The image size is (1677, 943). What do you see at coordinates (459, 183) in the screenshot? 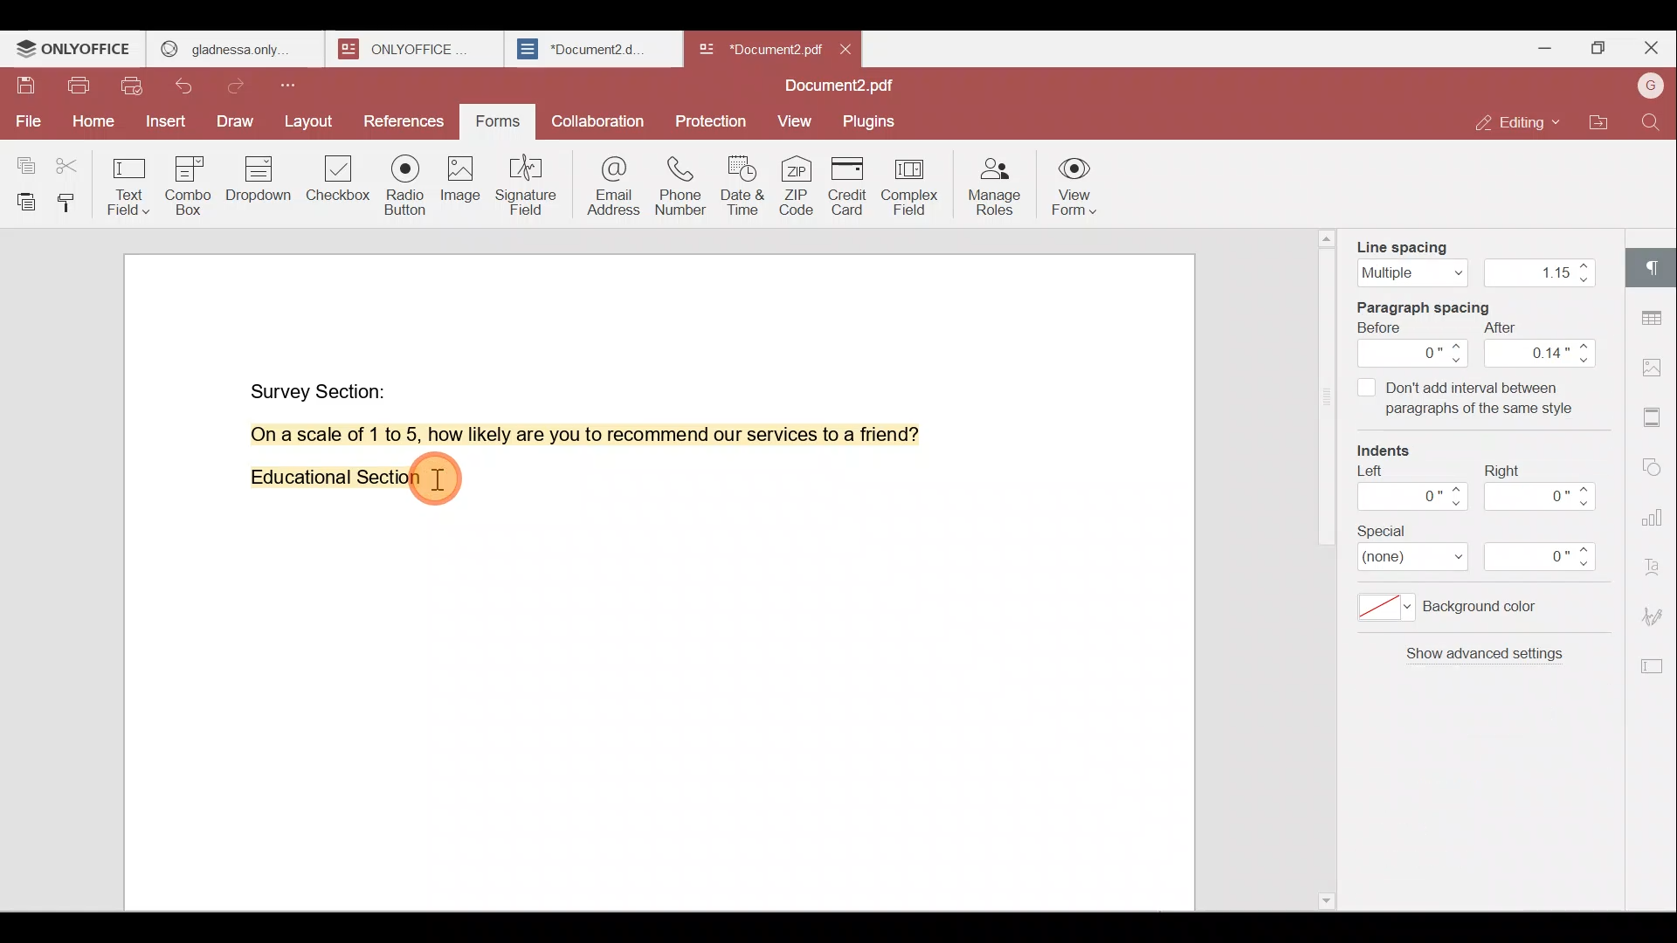
I see `Image` at bounding box center [459, 183].